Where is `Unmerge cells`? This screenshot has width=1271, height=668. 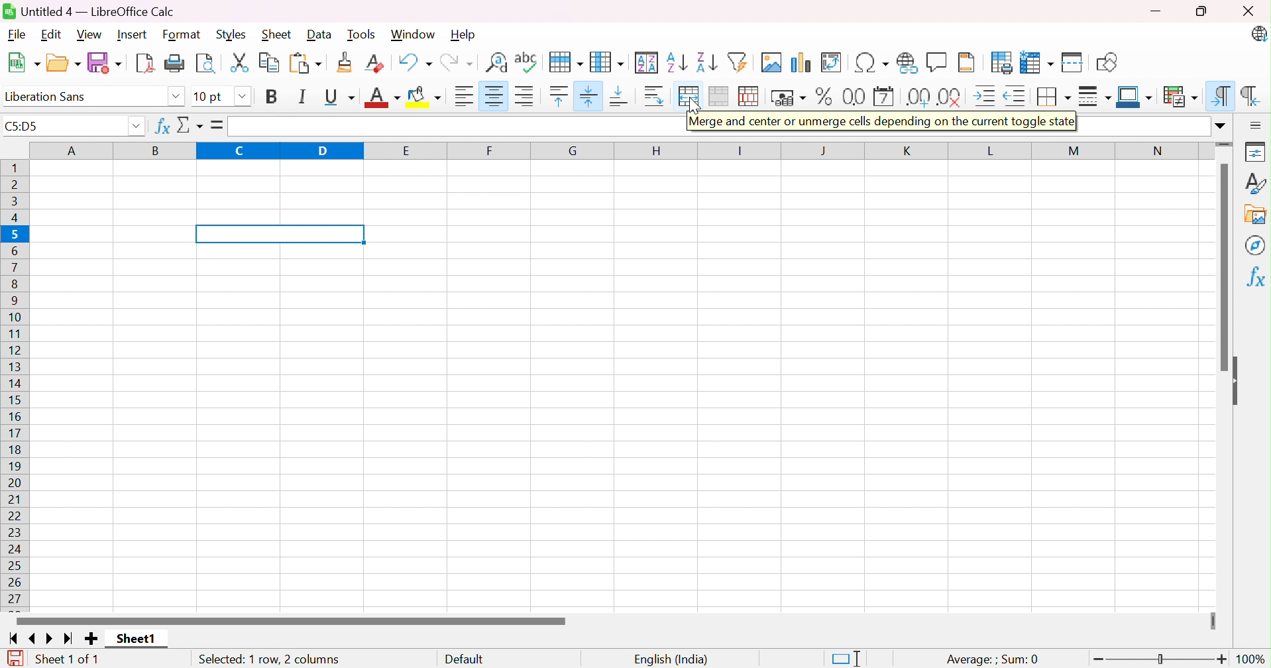 Unmerge cells is located at coordinates (752, 96).